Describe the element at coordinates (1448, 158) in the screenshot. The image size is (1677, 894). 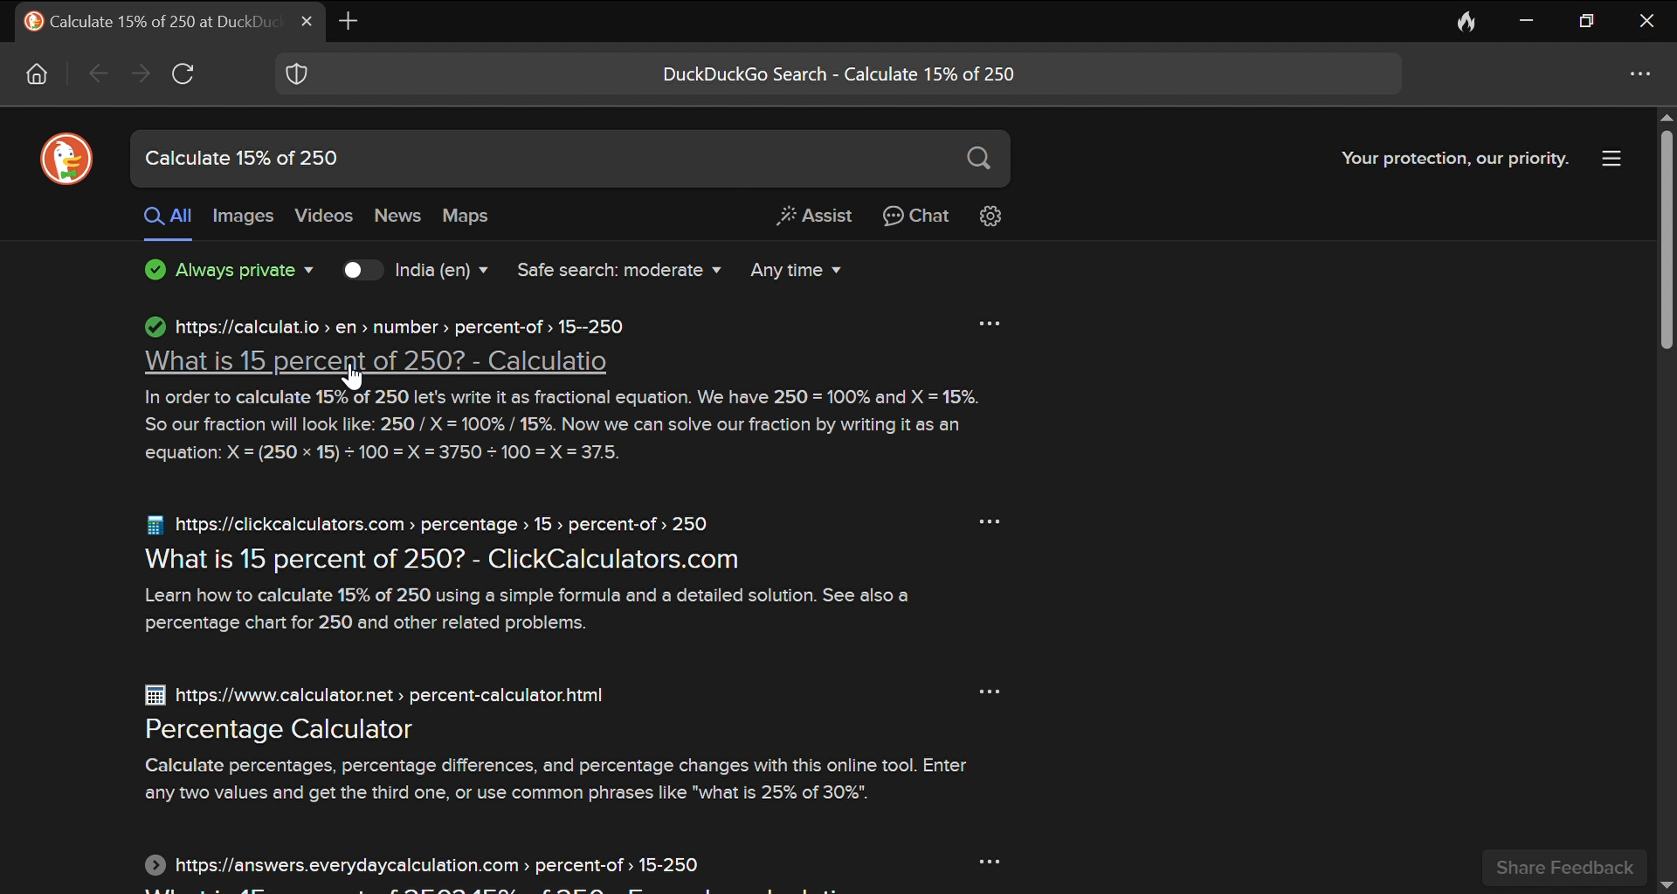
I see `Your protection, our priority.` at that location.